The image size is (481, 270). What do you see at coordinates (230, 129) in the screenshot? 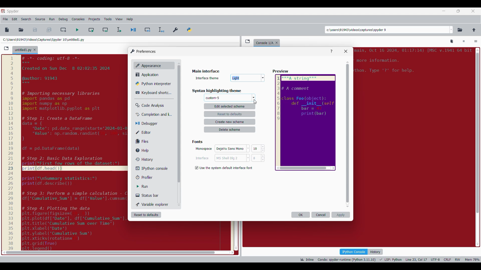
I see `delete scheme` at bounding box center [230, 129].